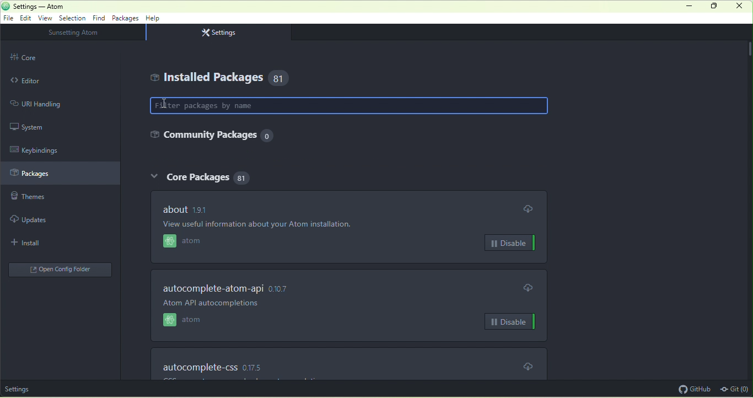  I want to click on about 19.1, so click(185, 208).